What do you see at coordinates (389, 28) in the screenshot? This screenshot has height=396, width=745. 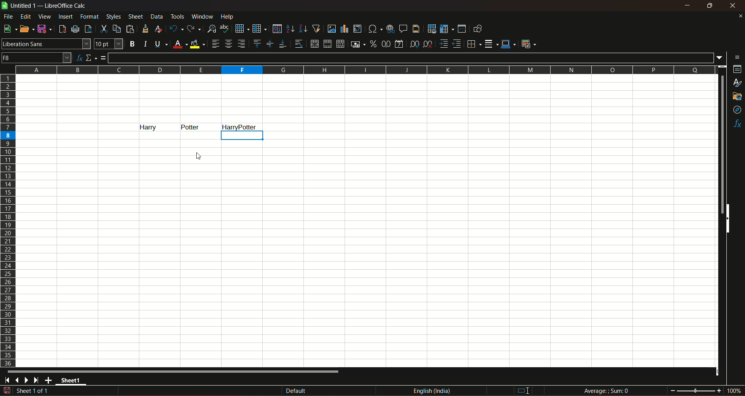 I see `insert hyperlink` at bounding box center [389, 28].